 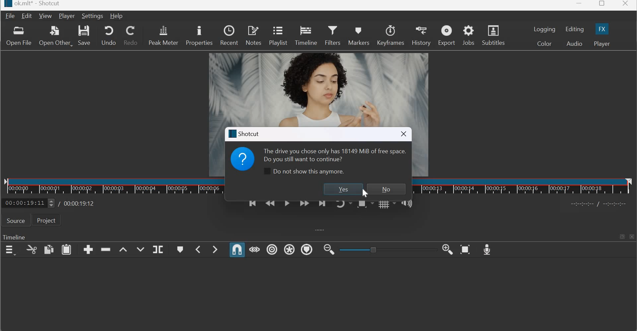 What do you see at coordinates (322, 205) in the screenshot?
I see `Skip to the next point` at bounding box center [322, 205].